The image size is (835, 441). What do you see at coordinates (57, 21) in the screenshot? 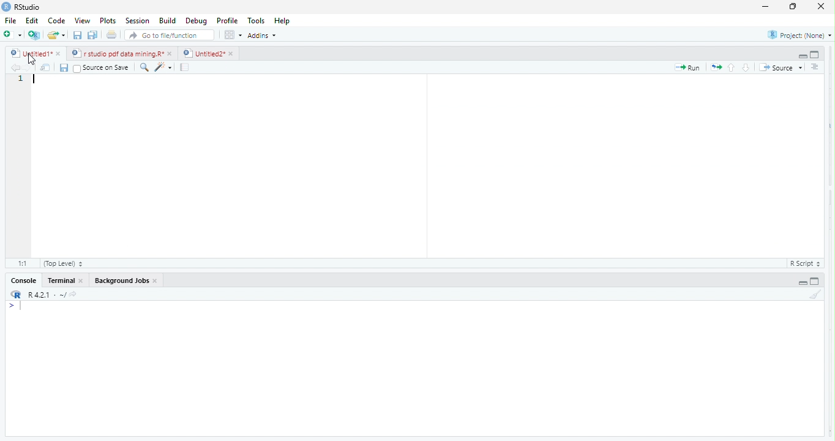
I see `code` at bounding box center [57, 21].